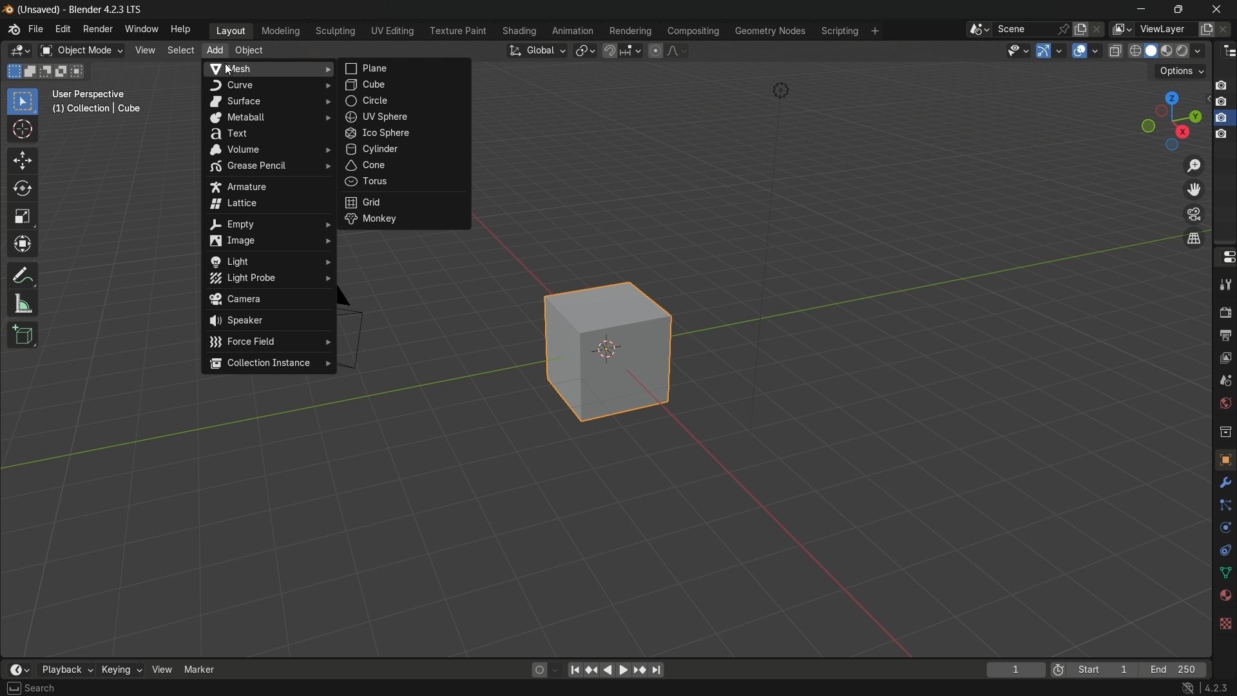 Image resolution: width=1237 pixels, height=696 pixels. What do you see at coordinates (1193, 238) in the screenshot?
I see `switch the current view` at bounding box center [1193, 238].